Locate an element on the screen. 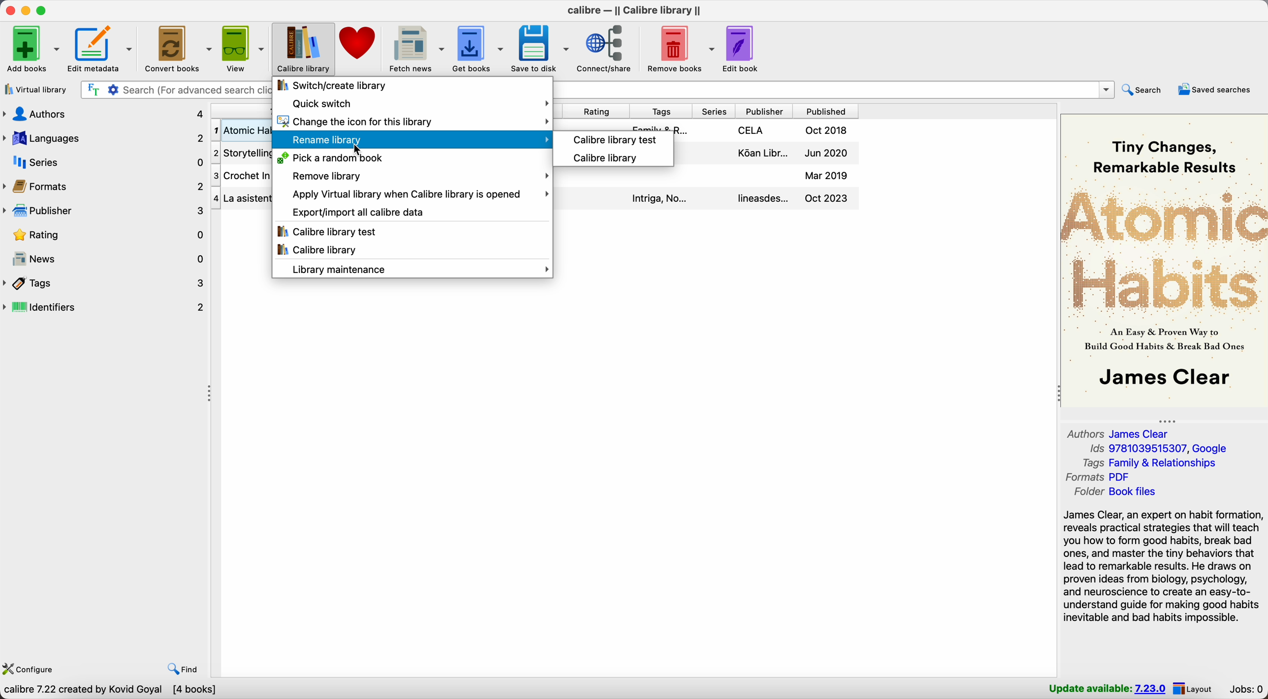 This screenshot has height=699, width=1268. export/import all calibre data is located at coordinates (356, 211).